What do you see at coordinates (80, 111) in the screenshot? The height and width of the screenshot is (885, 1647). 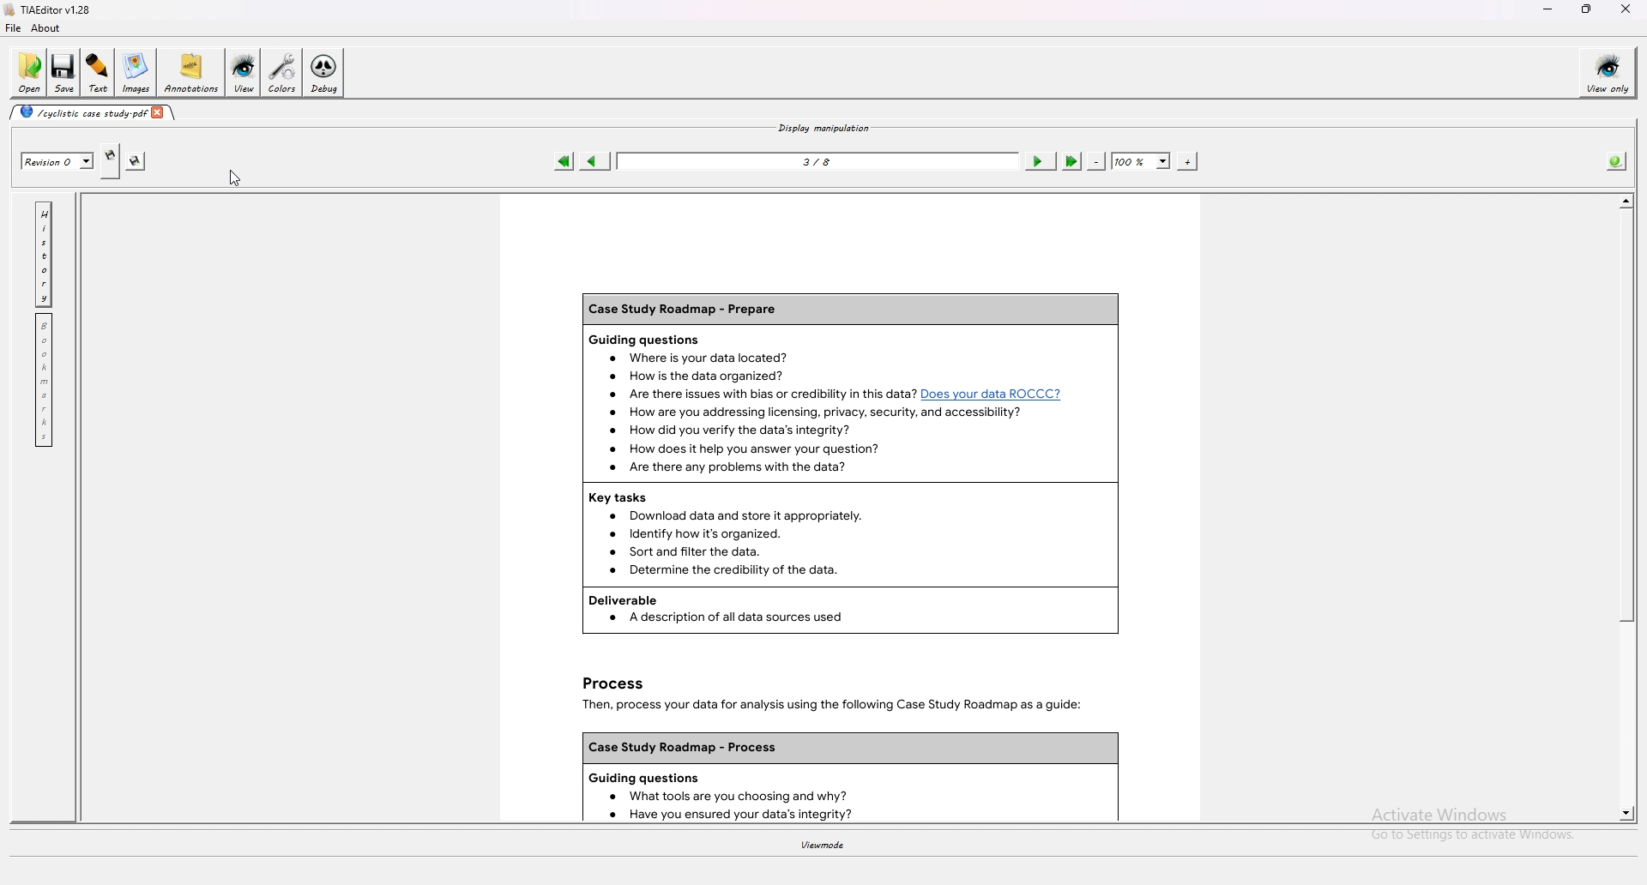 I see `cyclistic case study-pdf` at bounding box center [80, 111].